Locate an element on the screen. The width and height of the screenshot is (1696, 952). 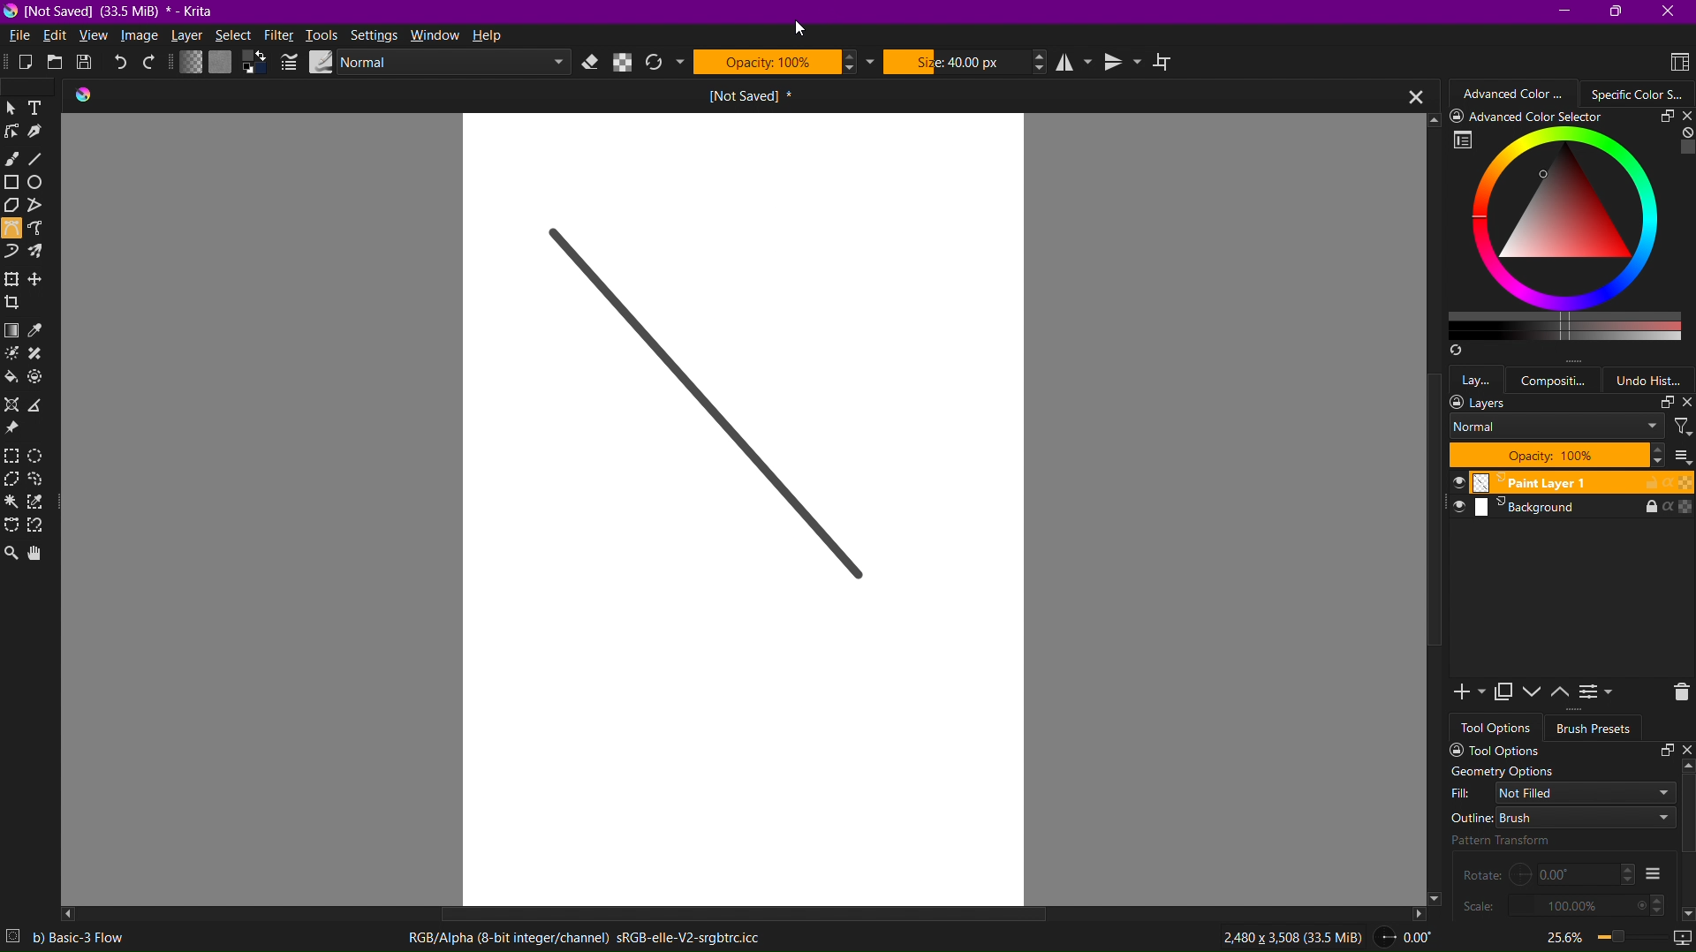
Horizontal Mirror Tool is located at coordinates (1076, 62).